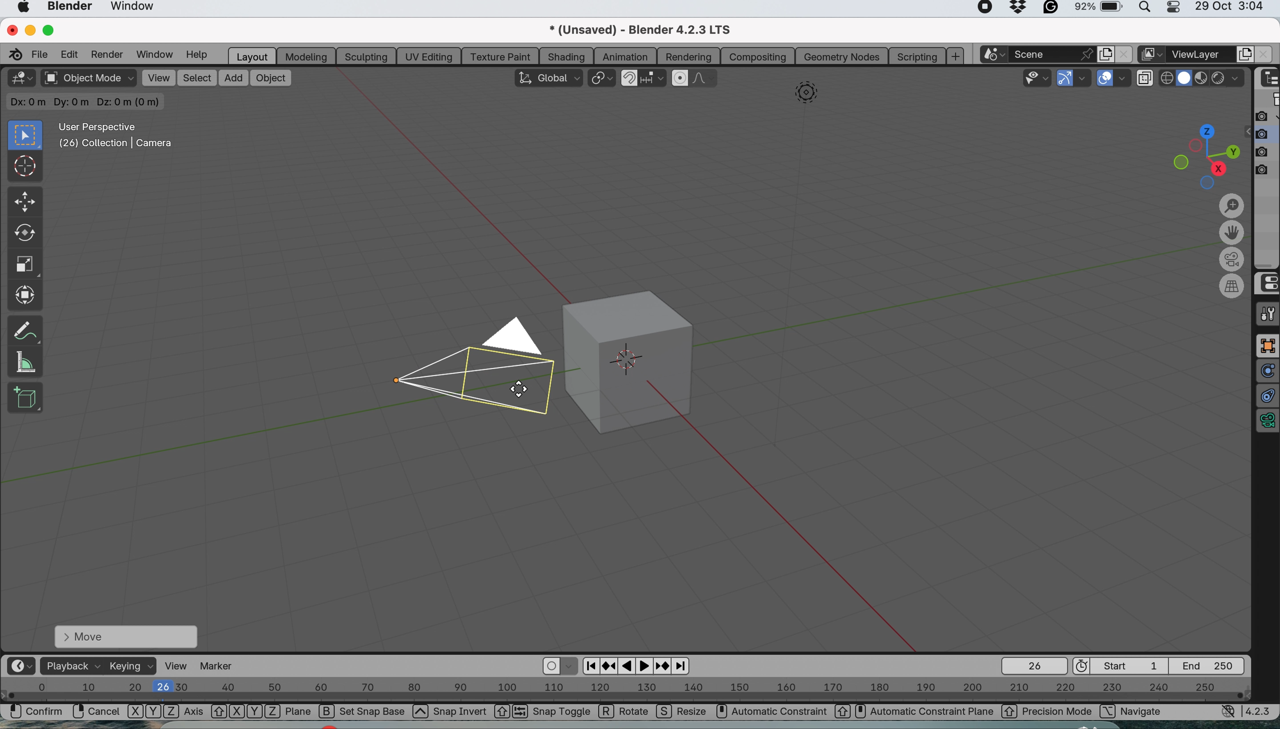  I want to click on select box, so click(23, 135).